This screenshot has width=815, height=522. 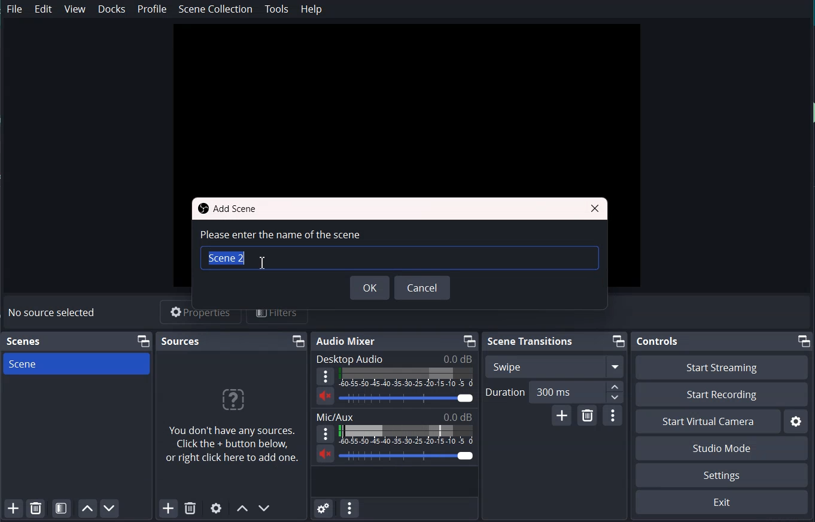 What do you see at coordinates (325, 376) in the screenshot?
I see `More` at bounding box center [325, 376].